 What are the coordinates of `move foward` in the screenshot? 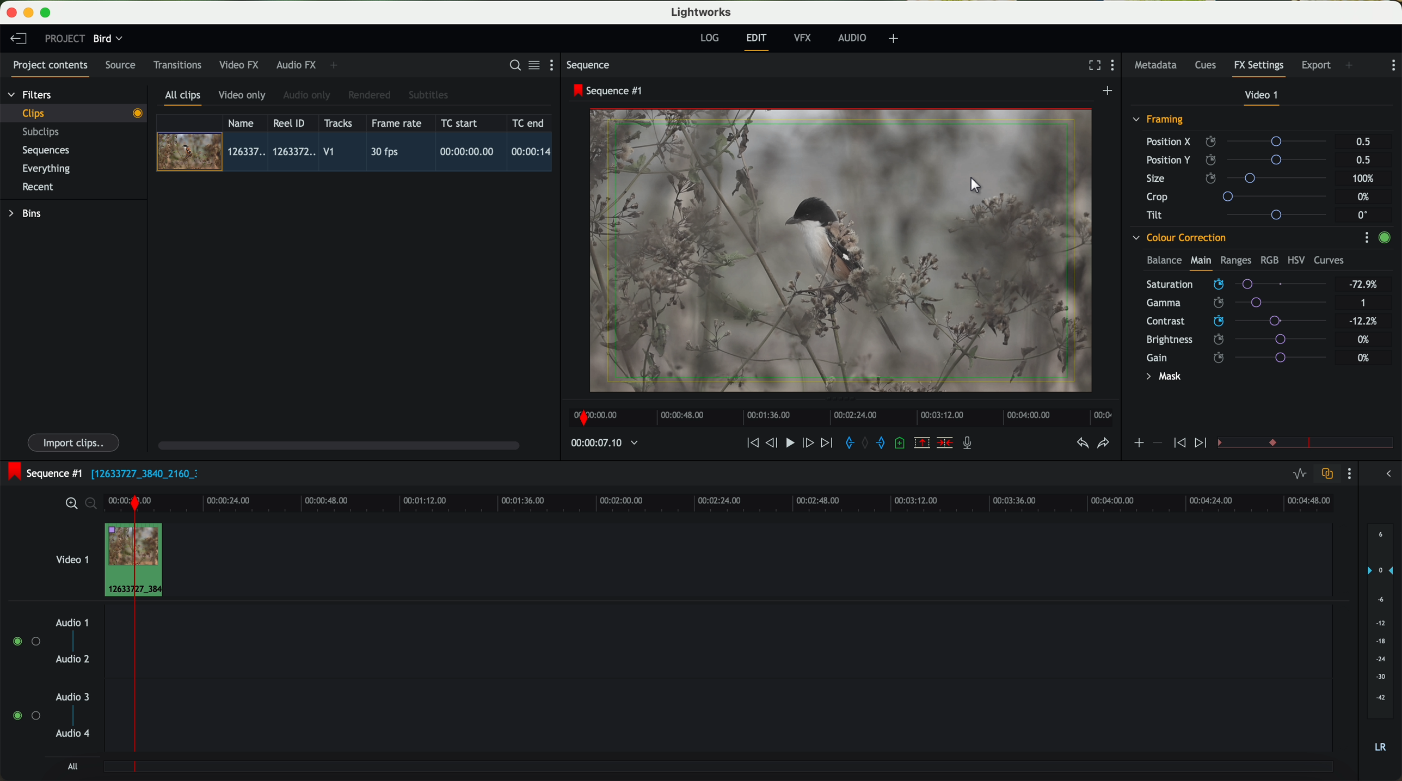 It's located at (826, 443).